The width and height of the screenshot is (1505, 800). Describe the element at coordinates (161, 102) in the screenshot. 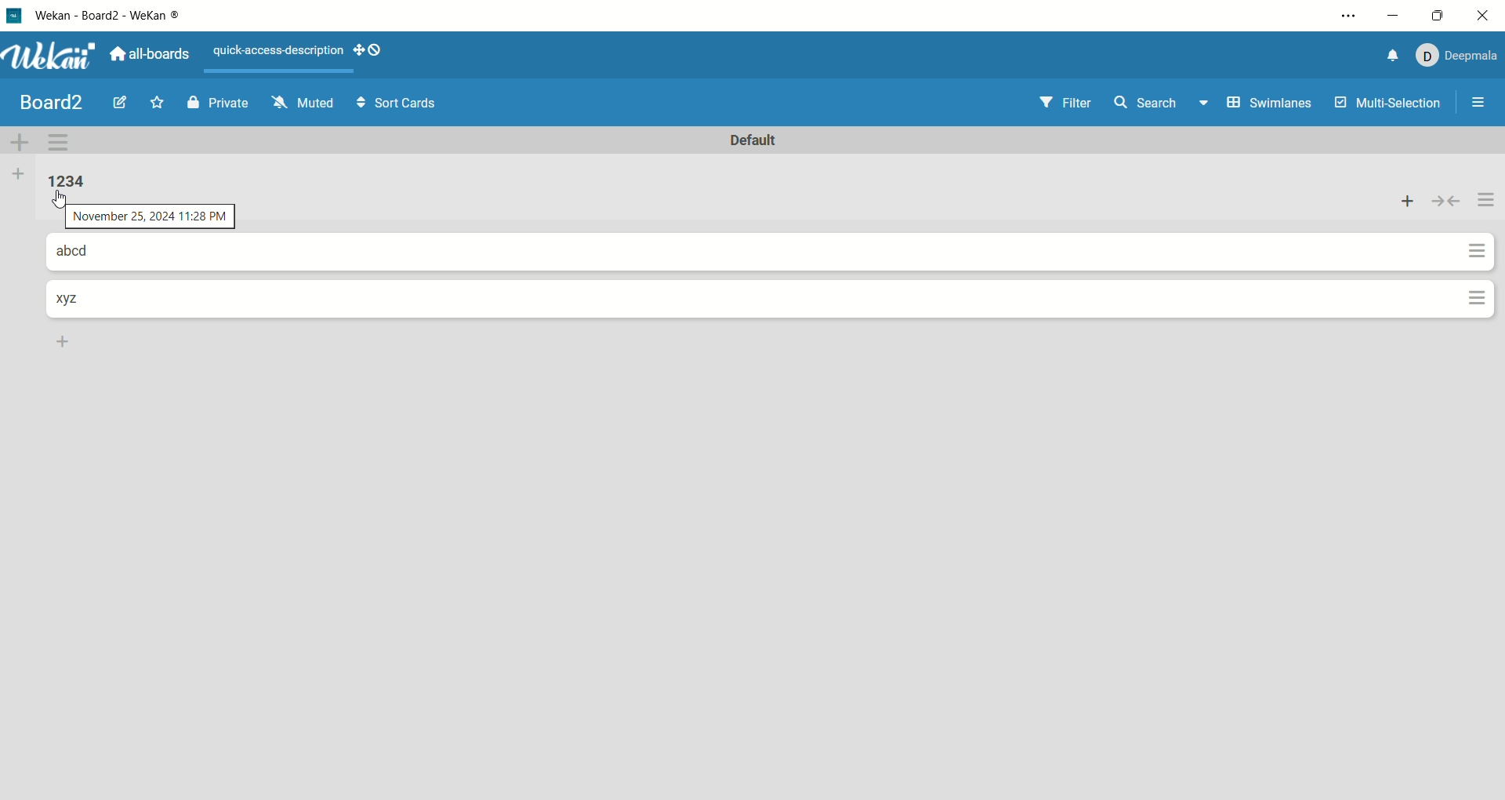

I see `favorite` at that location.